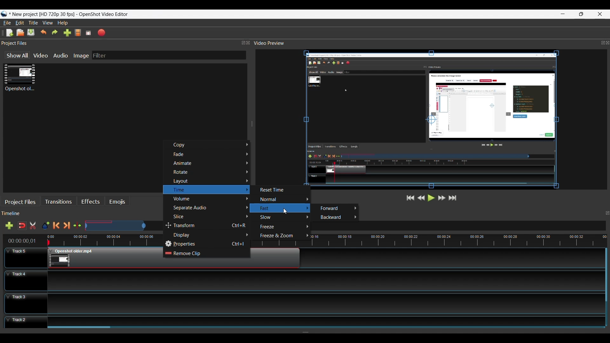 This screenshot has width=610, height=343. Describe the element at coordinates (80, 329) in the screenshot. I see `Horizontal Scroll bar` at that location.